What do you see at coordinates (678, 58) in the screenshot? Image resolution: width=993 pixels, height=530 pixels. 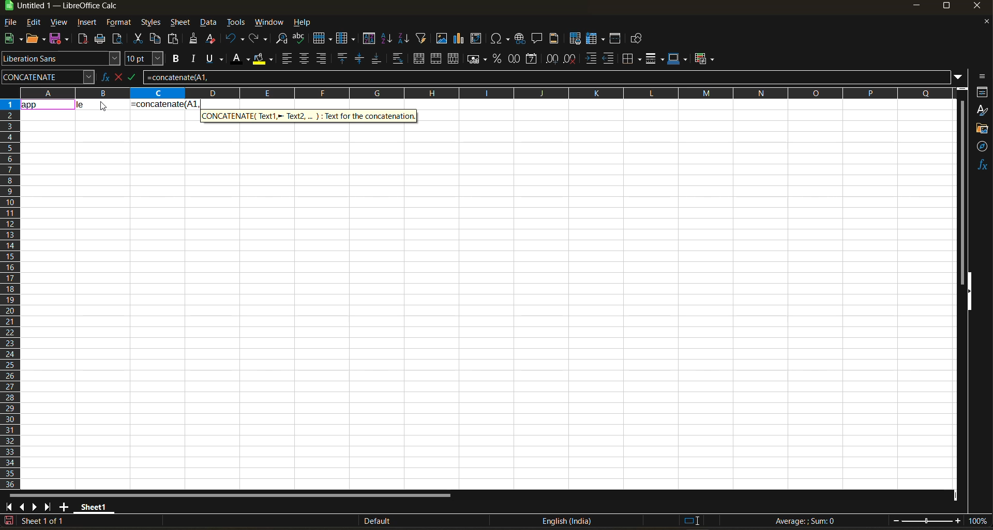 I see `border color` at bounding box center [678, 58].